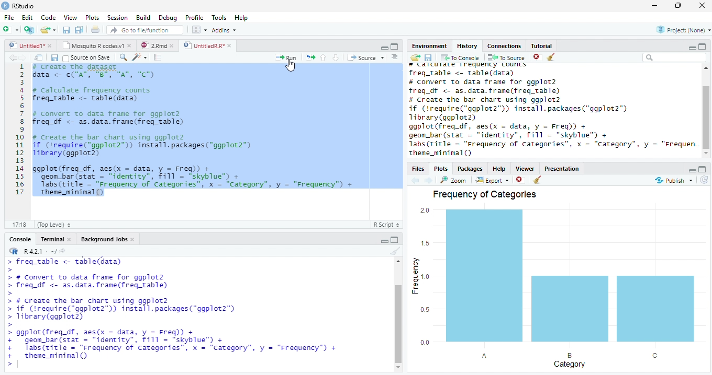 Image resolution: width=712 pixels, height=375 pixels. Describe the element at coordinates (158, 57) in the screenshot. I see `Pages` at that location.